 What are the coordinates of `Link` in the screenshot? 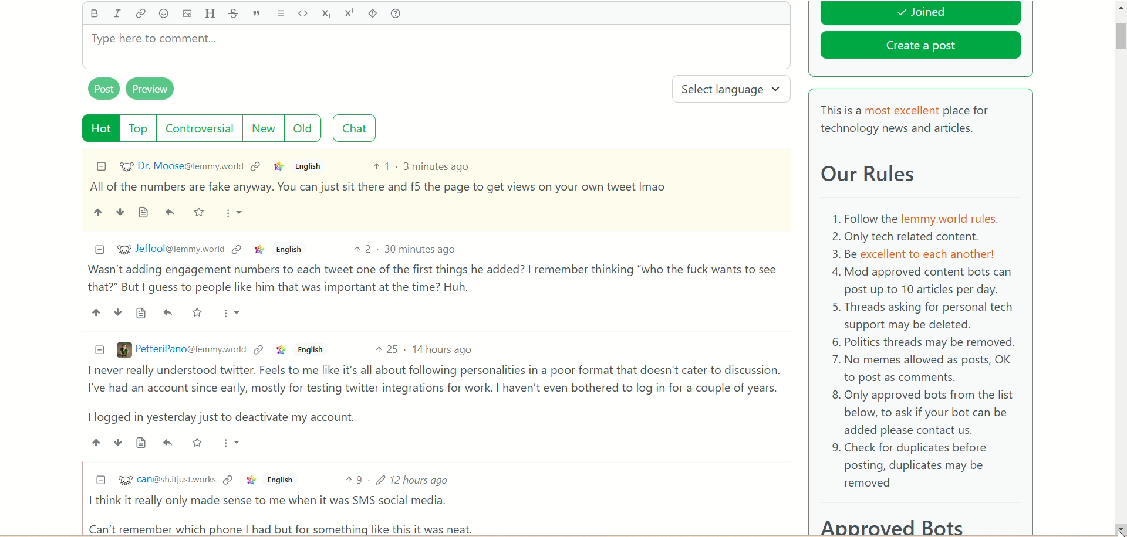 It's located at (281, 349).